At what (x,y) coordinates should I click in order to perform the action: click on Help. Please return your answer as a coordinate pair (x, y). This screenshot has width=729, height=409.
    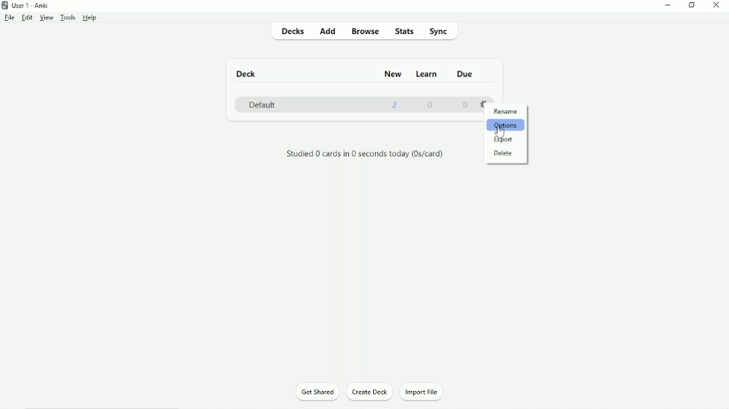
    Looking at the image, I should click on (90, 18).